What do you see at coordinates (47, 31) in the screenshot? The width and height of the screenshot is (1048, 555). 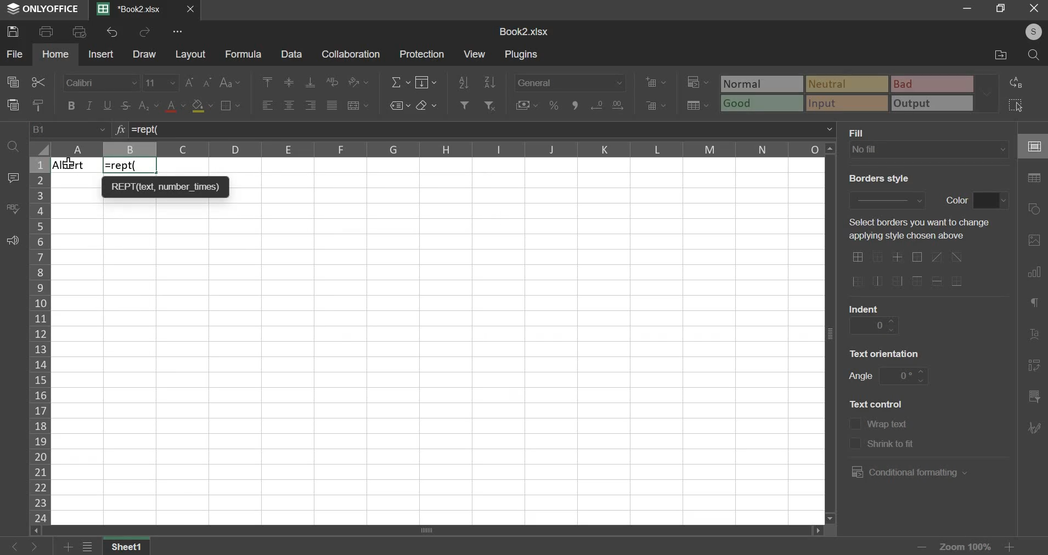 I see `print` at bounding box center [47, 31].